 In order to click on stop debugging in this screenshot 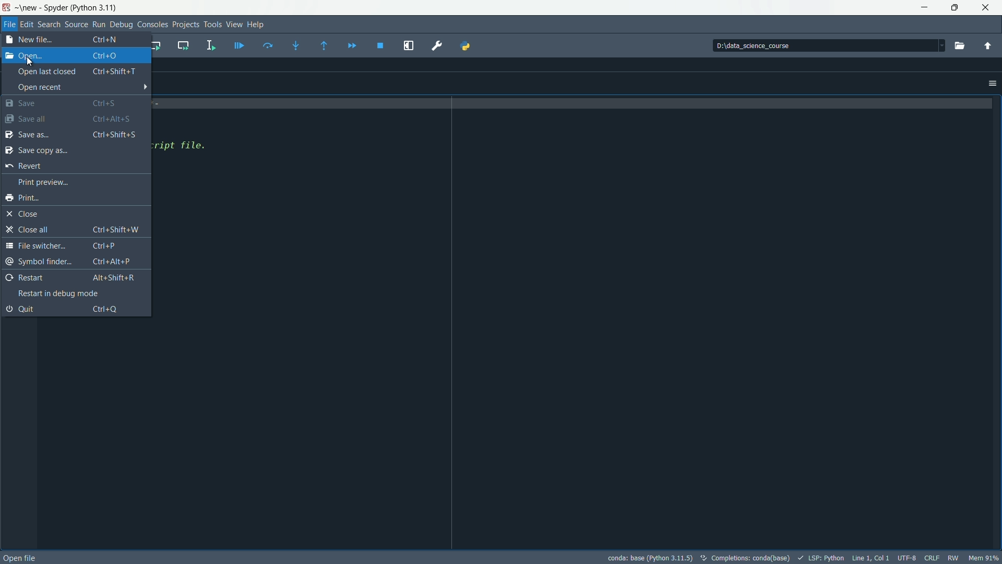, I will do `click(379, 45)`.